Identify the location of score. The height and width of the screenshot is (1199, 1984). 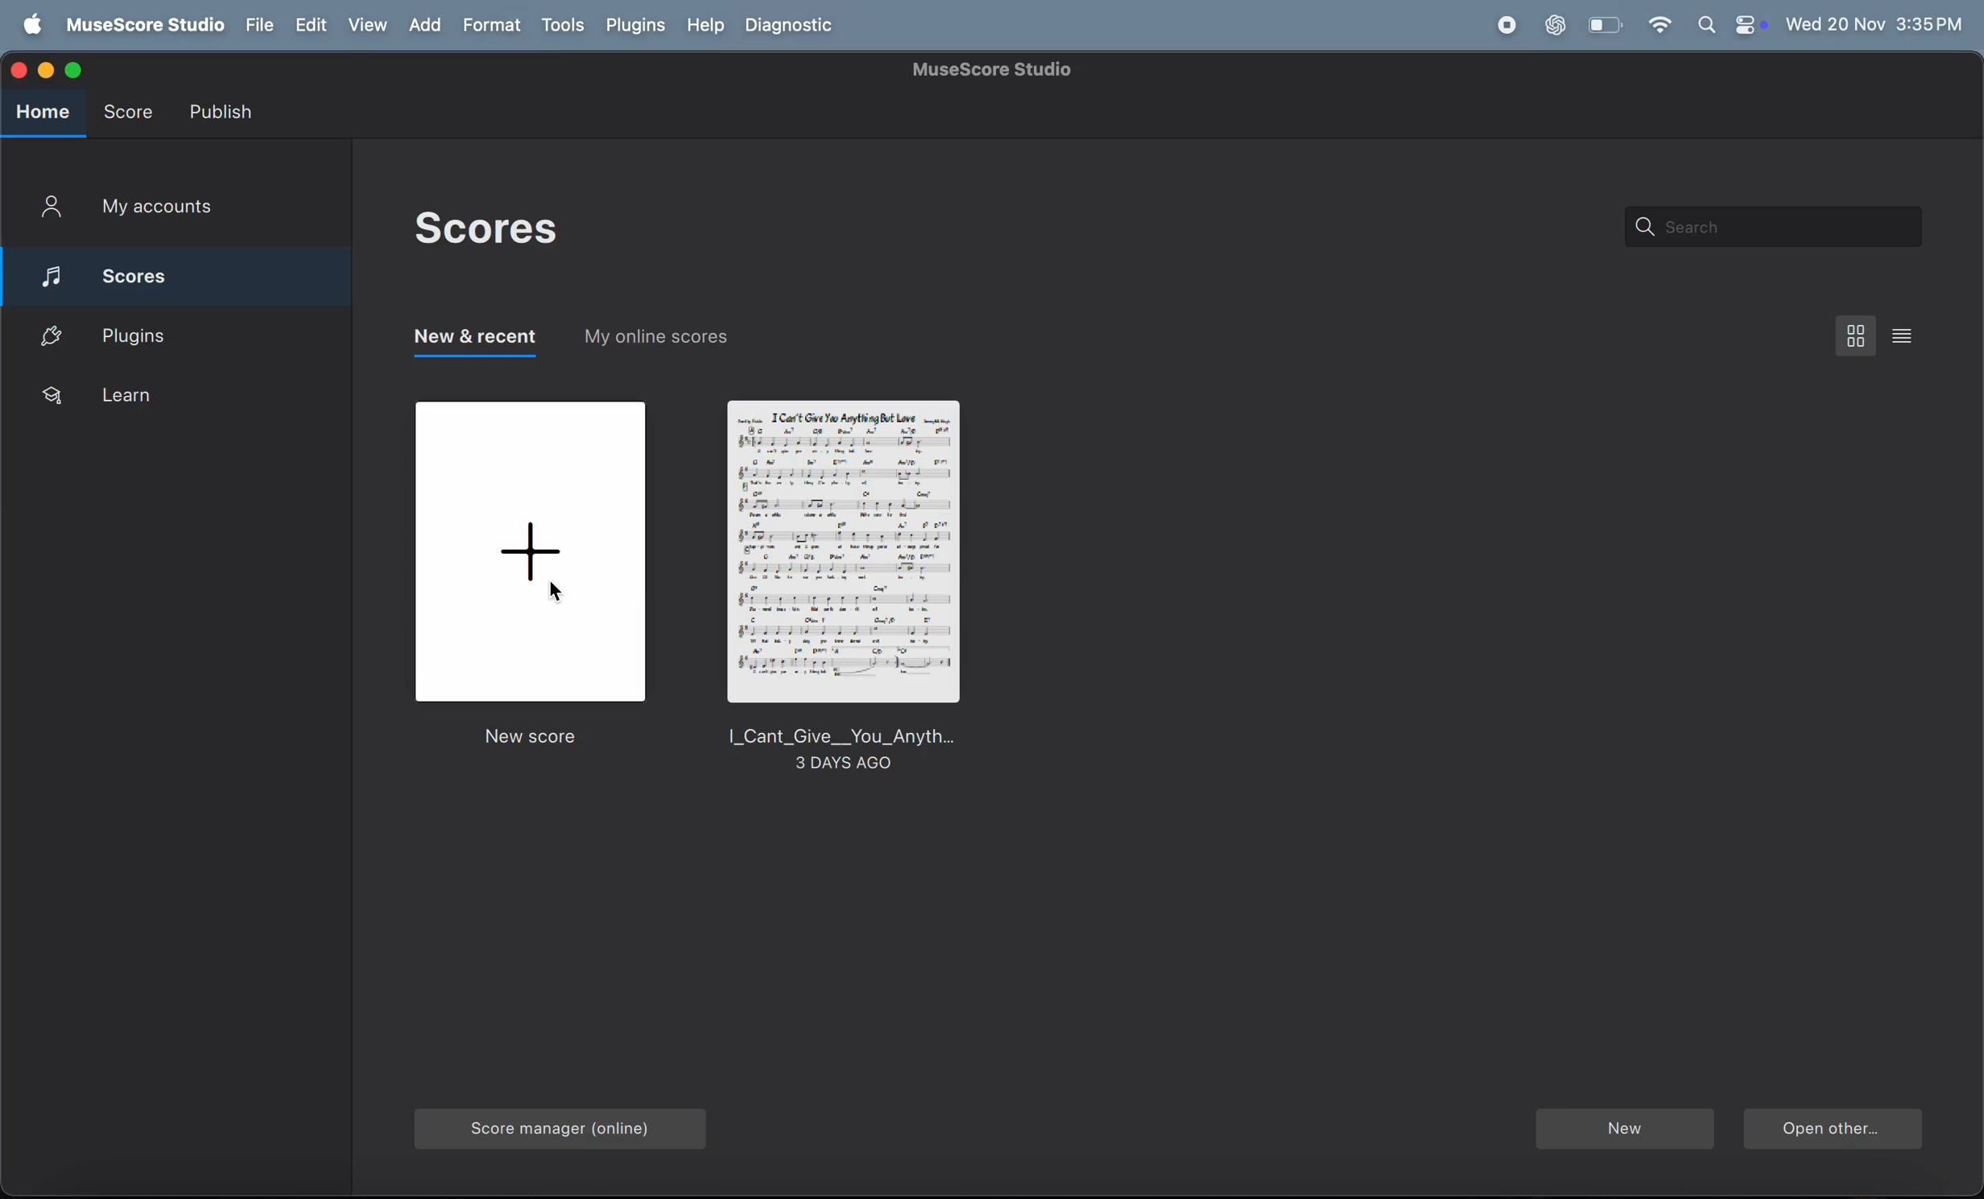
(127, 108).